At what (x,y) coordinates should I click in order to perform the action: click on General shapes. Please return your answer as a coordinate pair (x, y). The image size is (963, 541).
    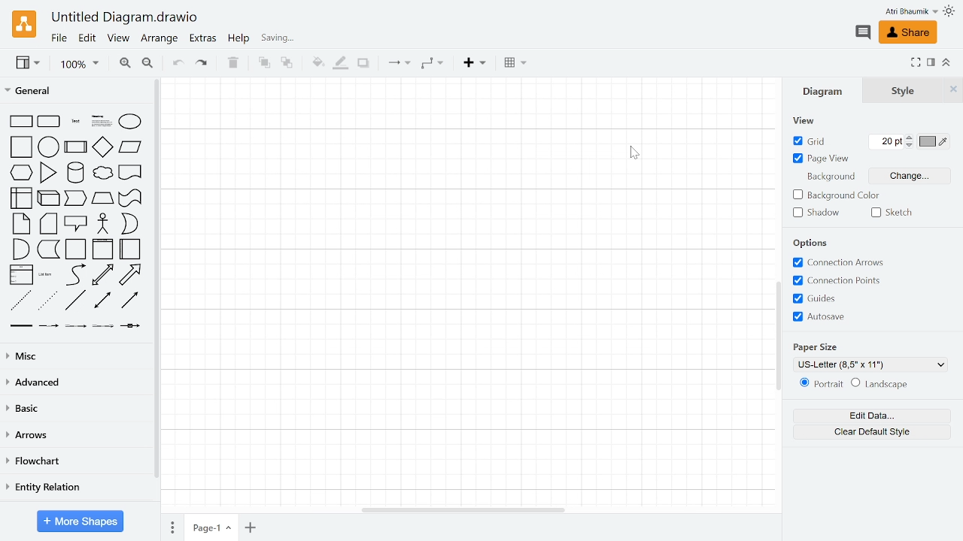
    Looking at the image, I should click on (78, 222).